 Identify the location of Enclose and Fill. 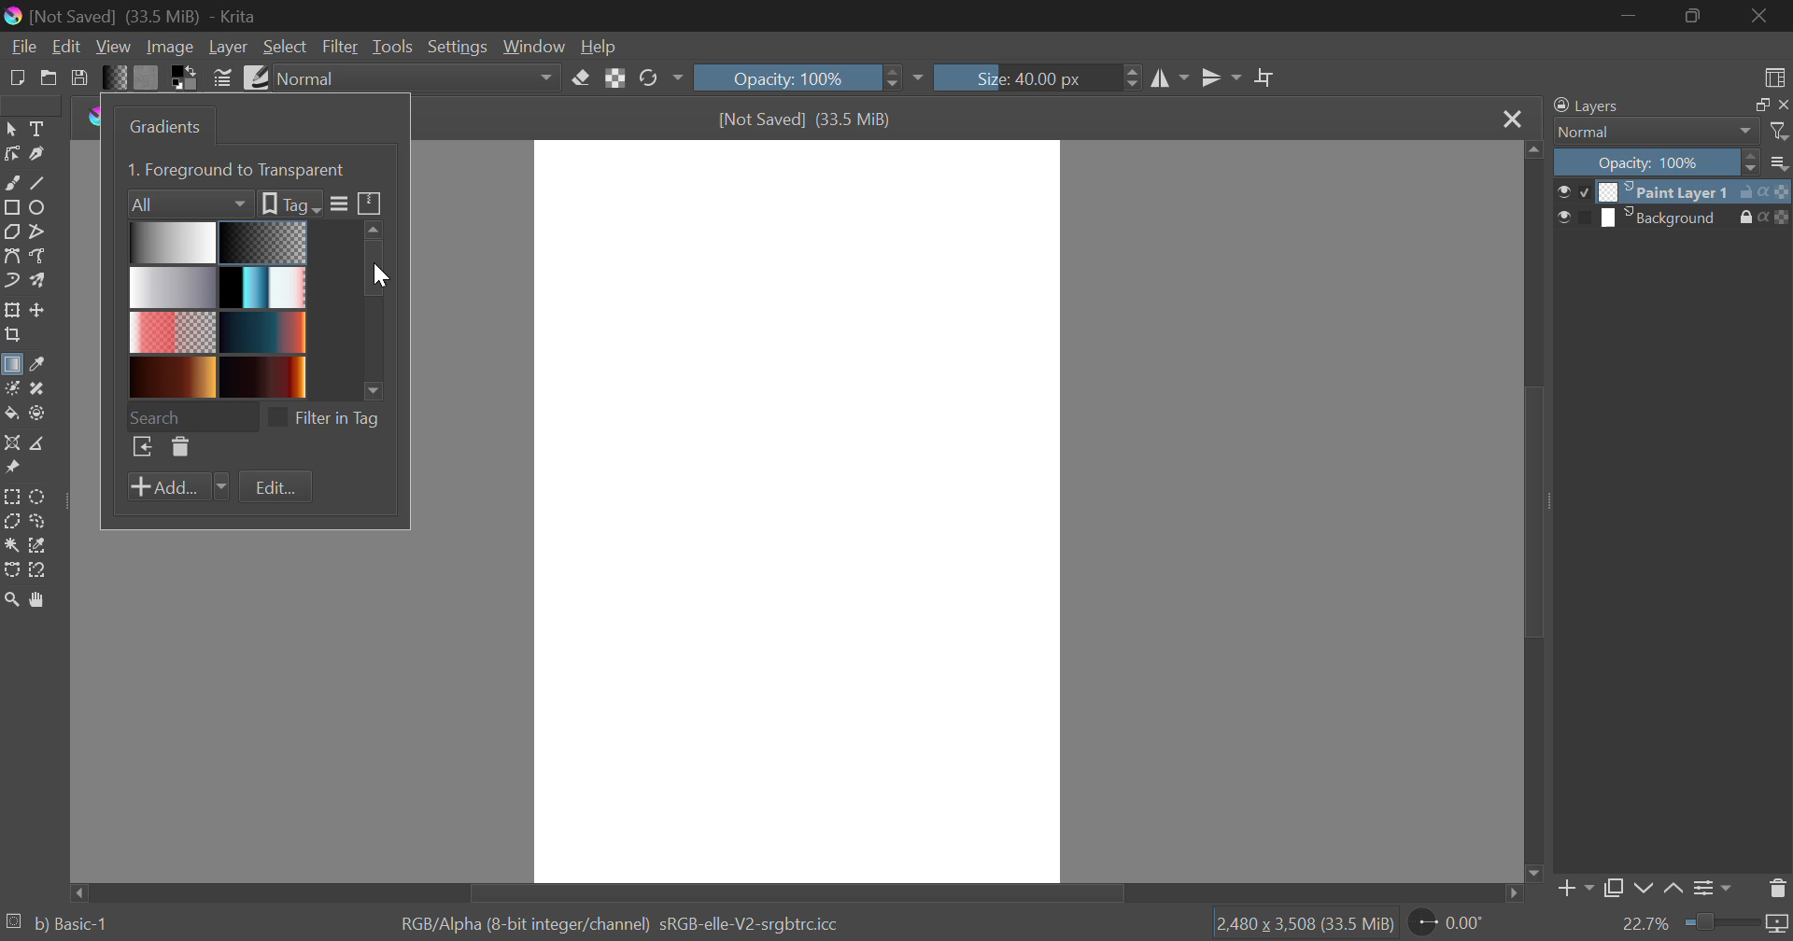
(35, 414).